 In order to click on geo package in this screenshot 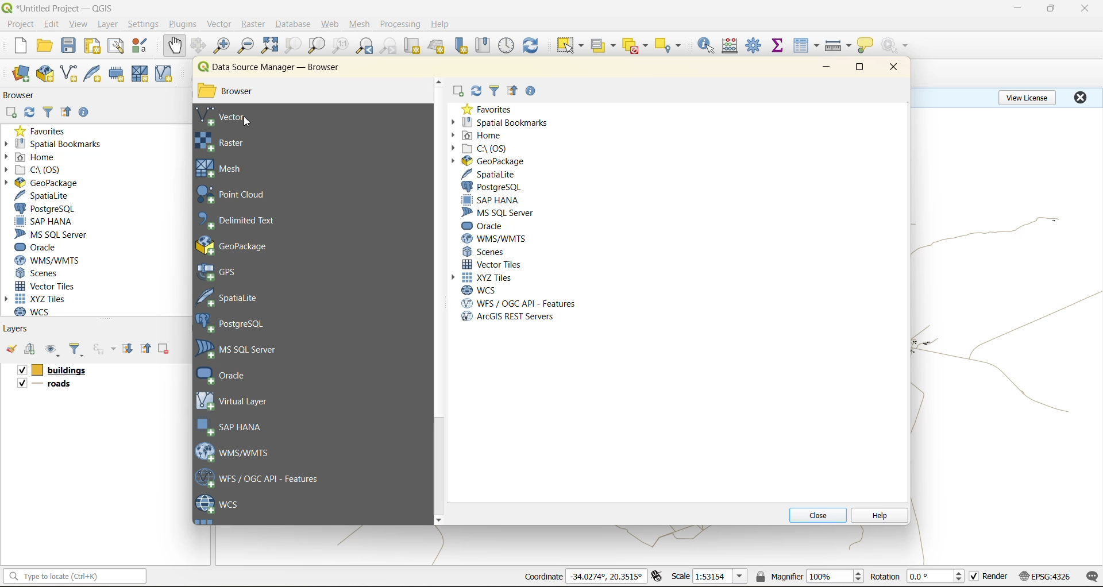, I will do `click(244, 245)`.